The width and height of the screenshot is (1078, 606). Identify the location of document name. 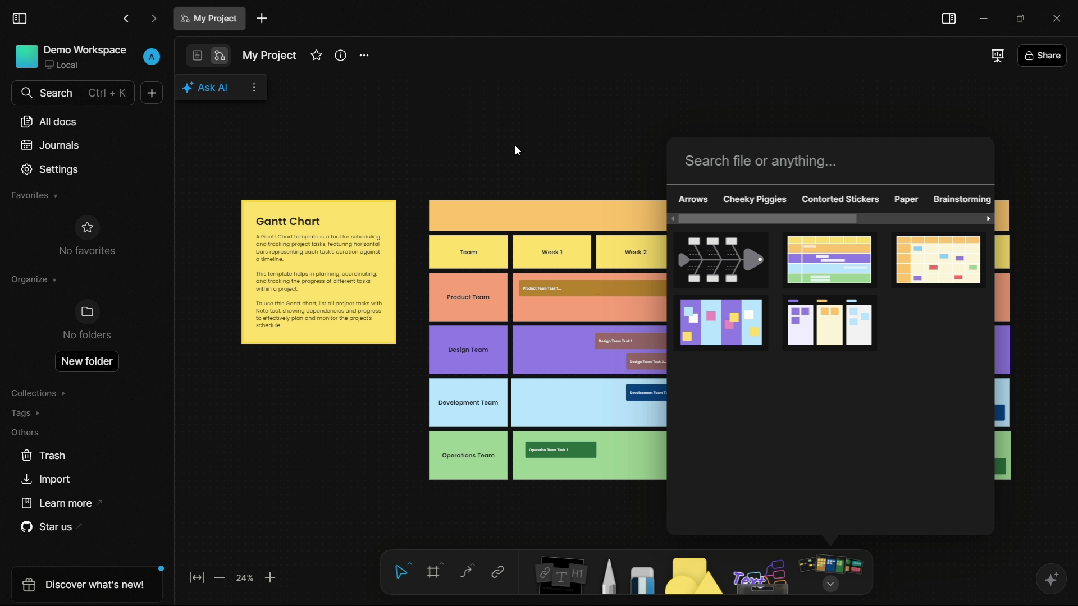
(209, 19).